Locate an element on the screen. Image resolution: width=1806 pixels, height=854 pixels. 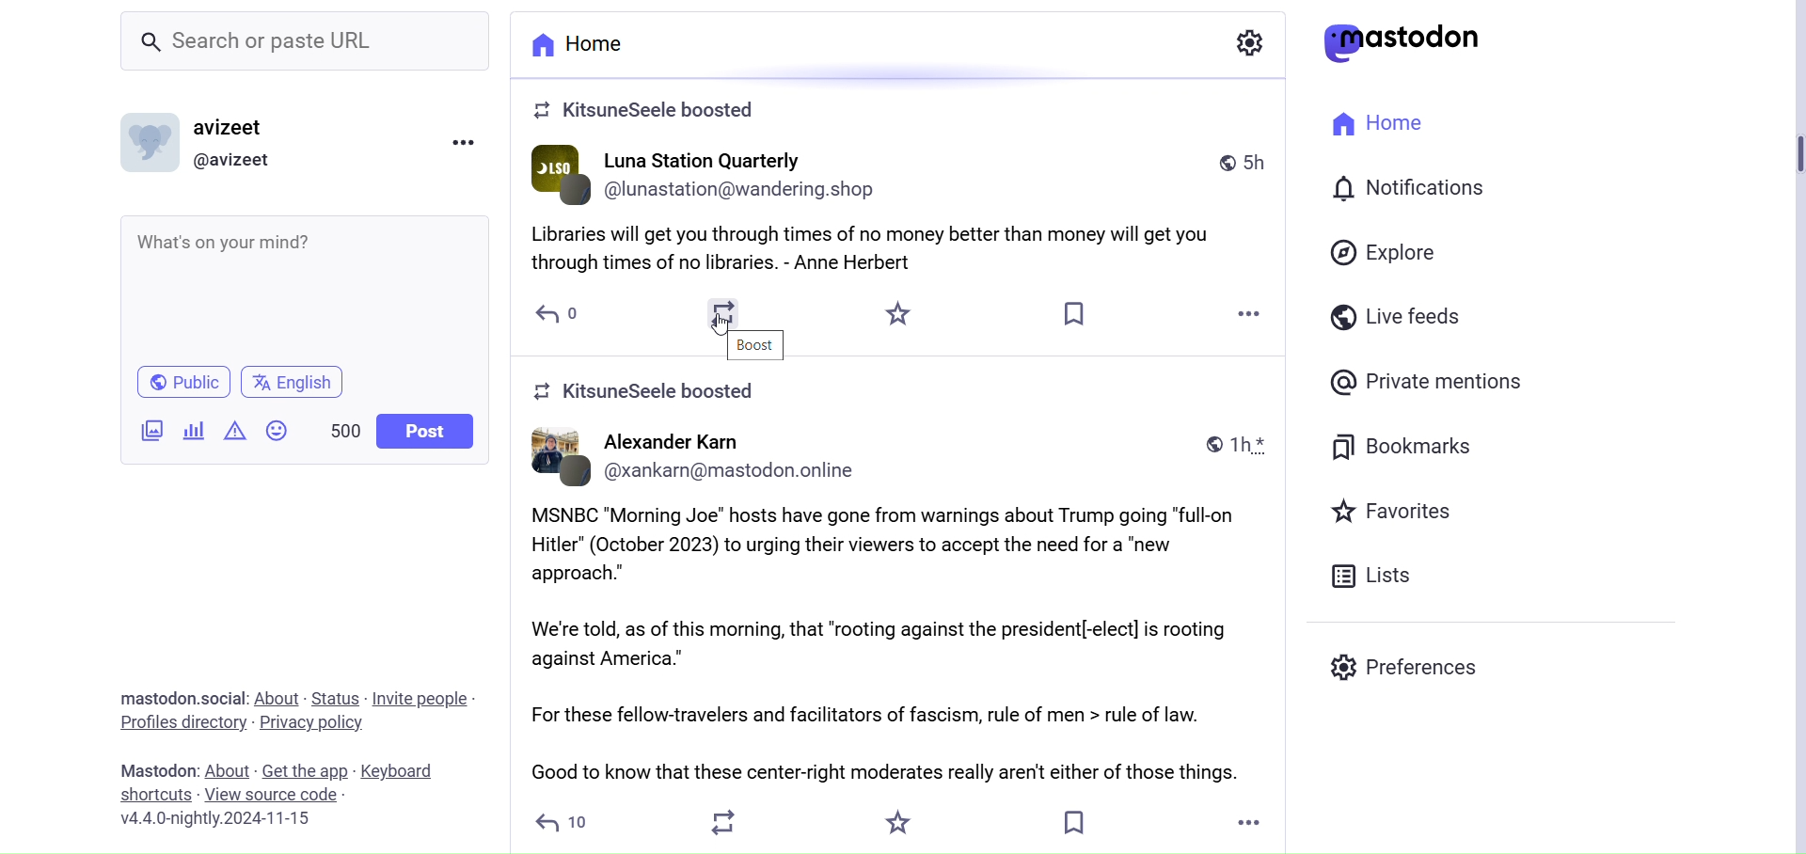
Favorite is located at coordinates (902, 822).